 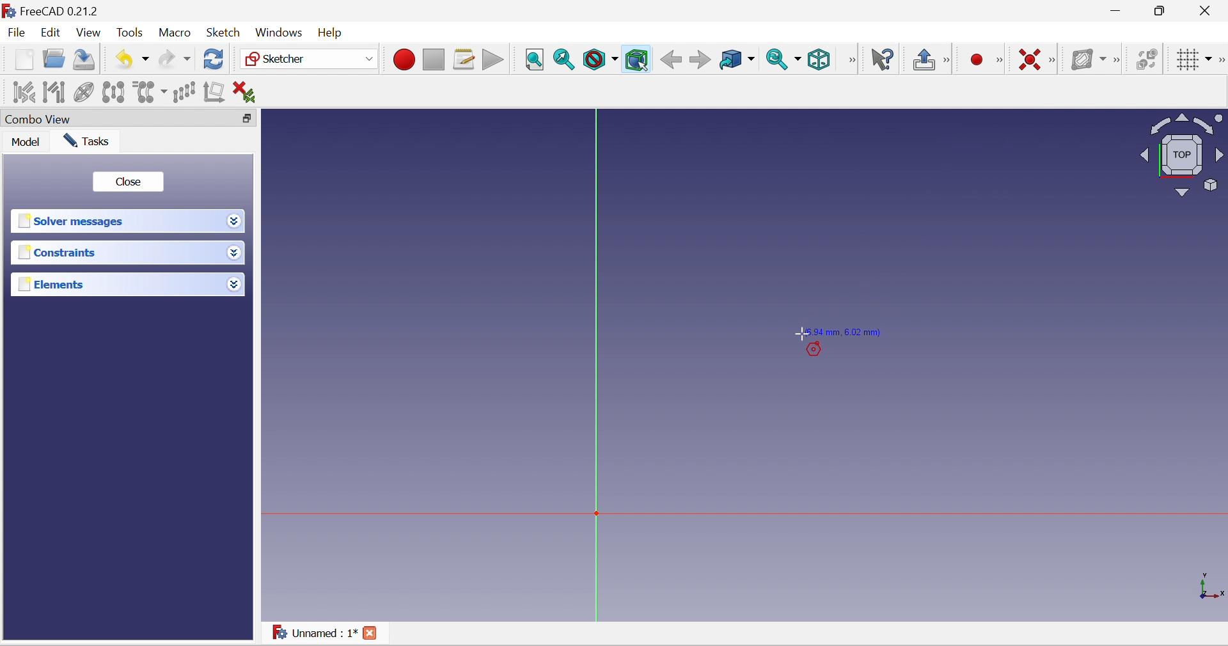 What do you see at coordinates (1209, 585) in the screenshot?
I see `x, y axis` at bounding box center [1209, 585].